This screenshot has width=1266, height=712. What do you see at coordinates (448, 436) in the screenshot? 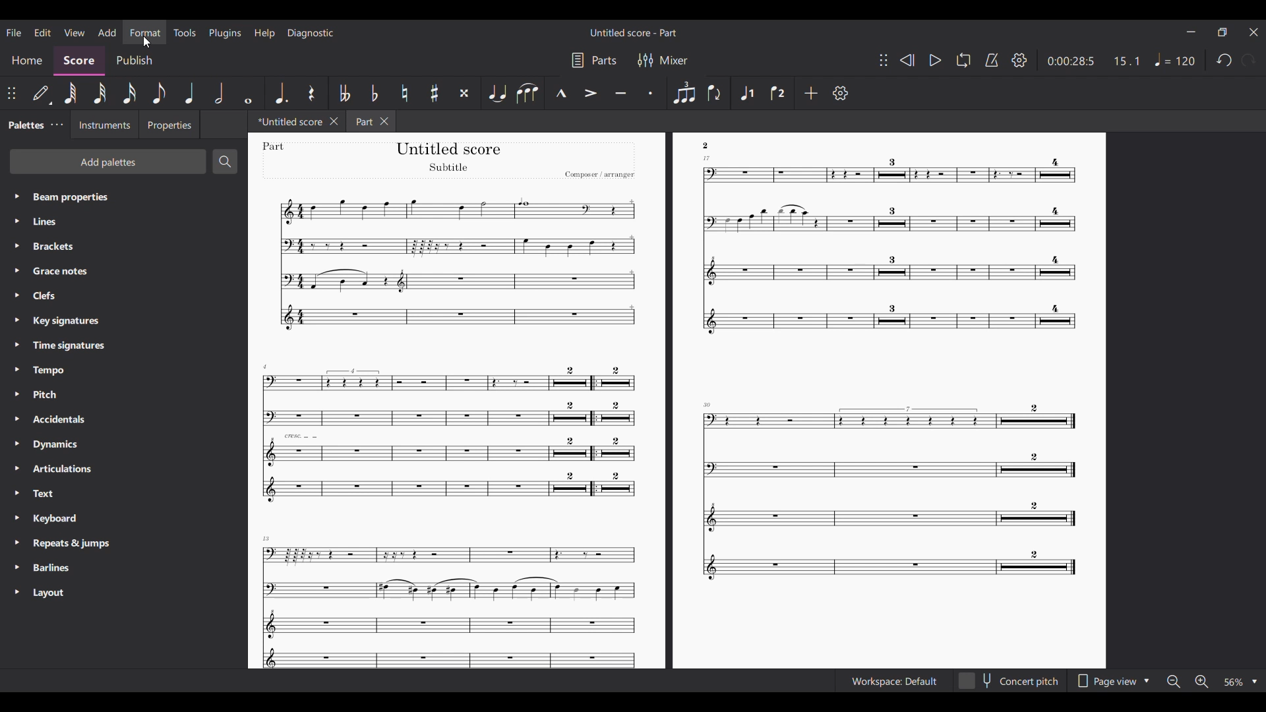
I see `` at bounding box center [448, 436].